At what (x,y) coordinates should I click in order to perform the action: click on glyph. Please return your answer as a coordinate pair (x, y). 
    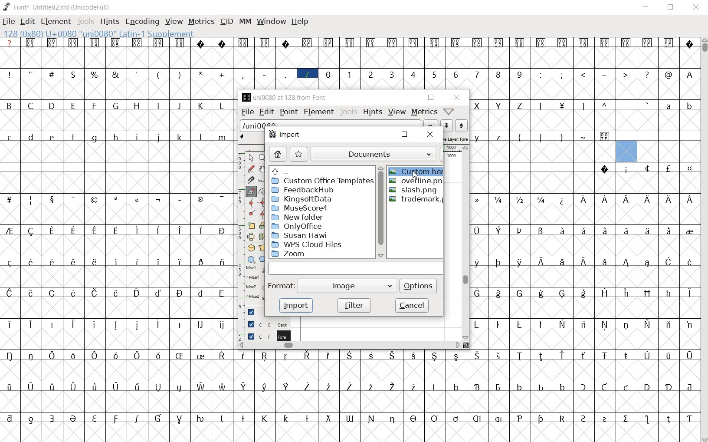
    Looking at the image, I should click on (10, 418).